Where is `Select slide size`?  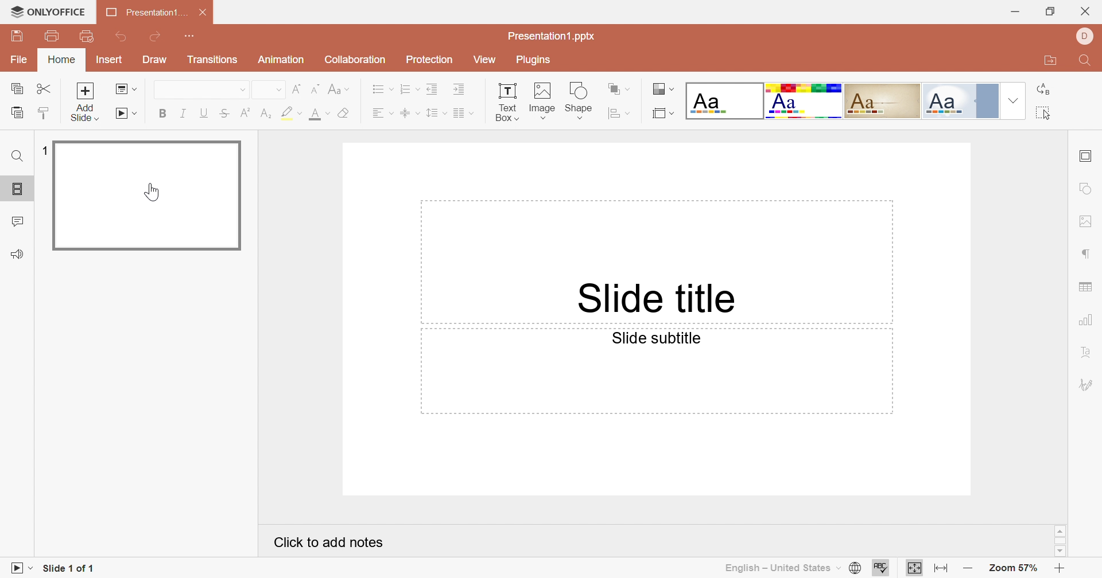 Select slide size is located at coordinates (663, 113).